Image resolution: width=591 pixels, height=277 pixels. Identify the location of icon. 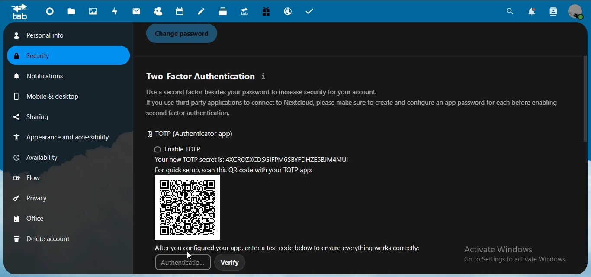
(19, 12).